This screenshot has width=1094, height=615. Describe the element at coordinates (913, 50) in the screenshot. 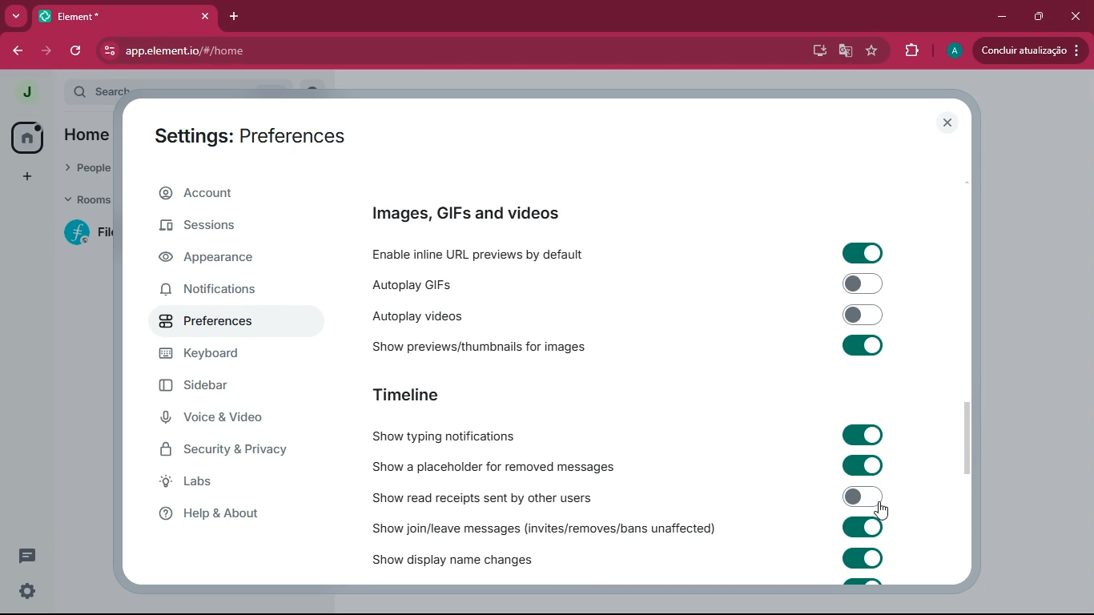

I see `extensions` at that location.